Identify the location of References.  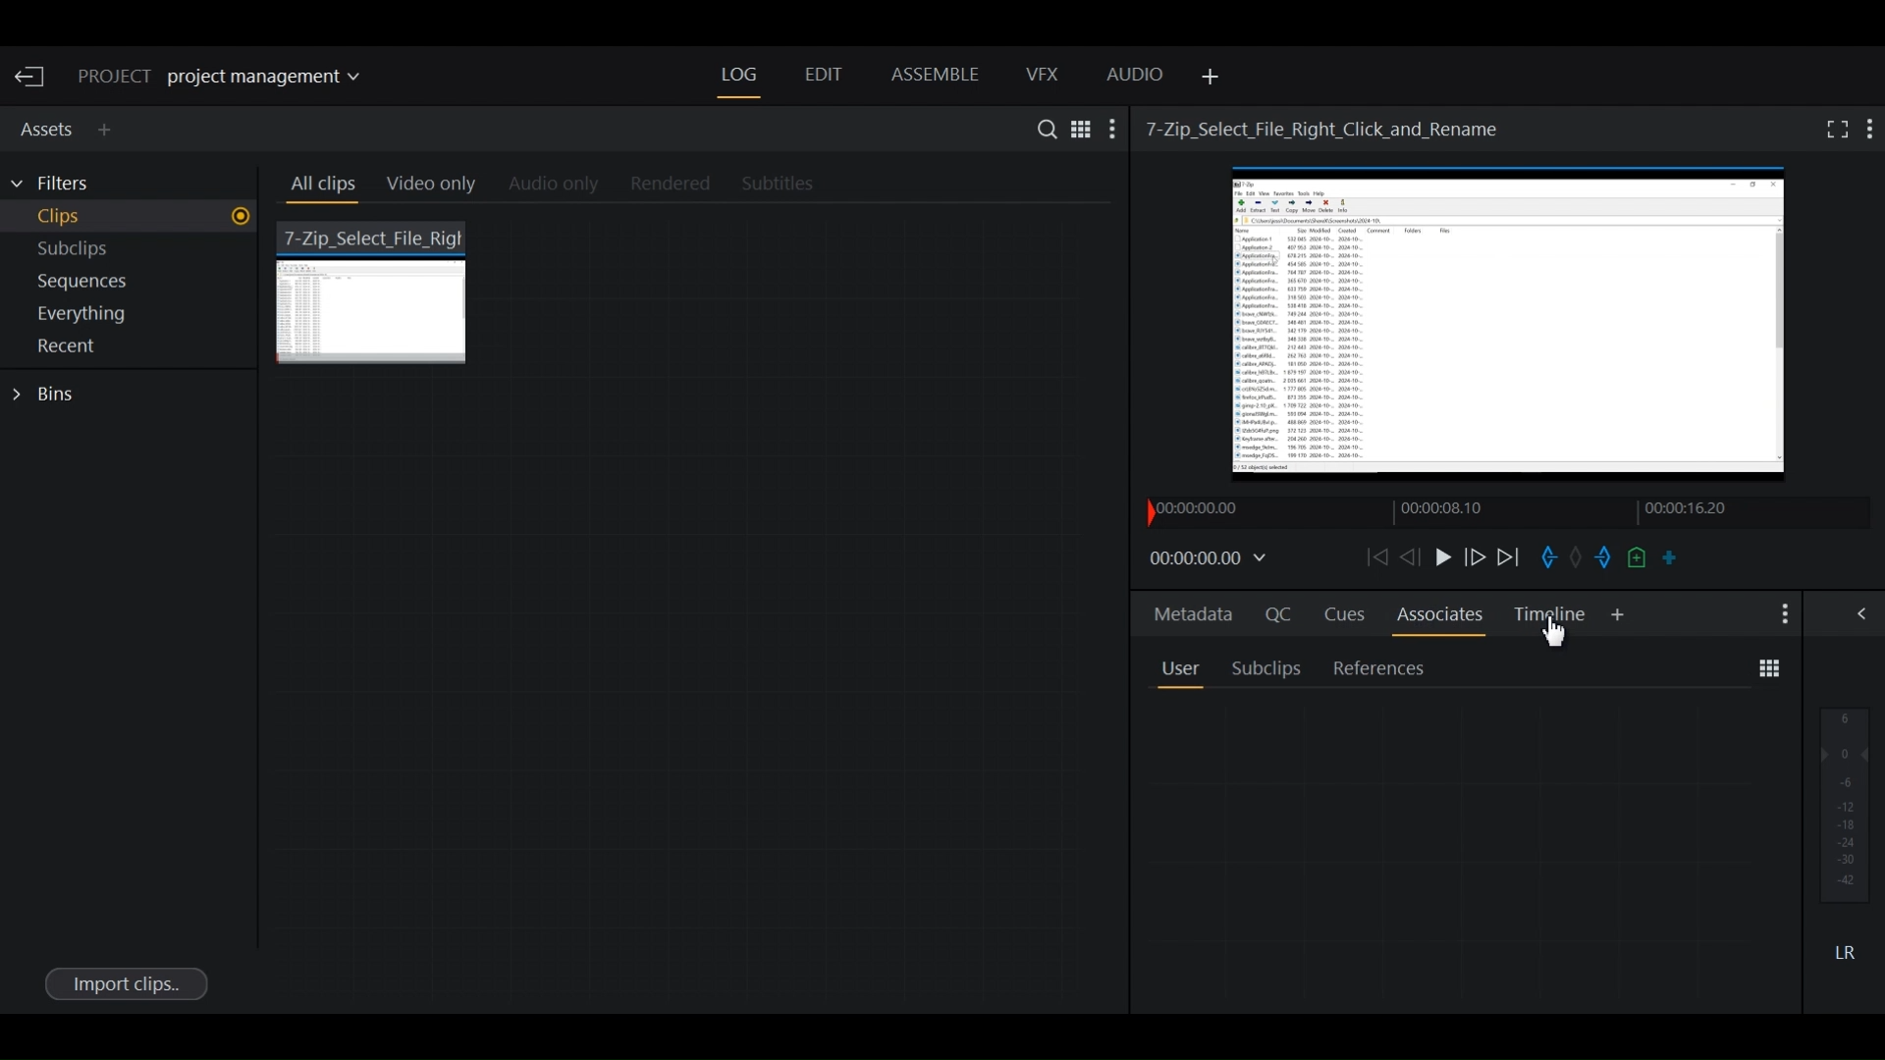
(1380, 667).